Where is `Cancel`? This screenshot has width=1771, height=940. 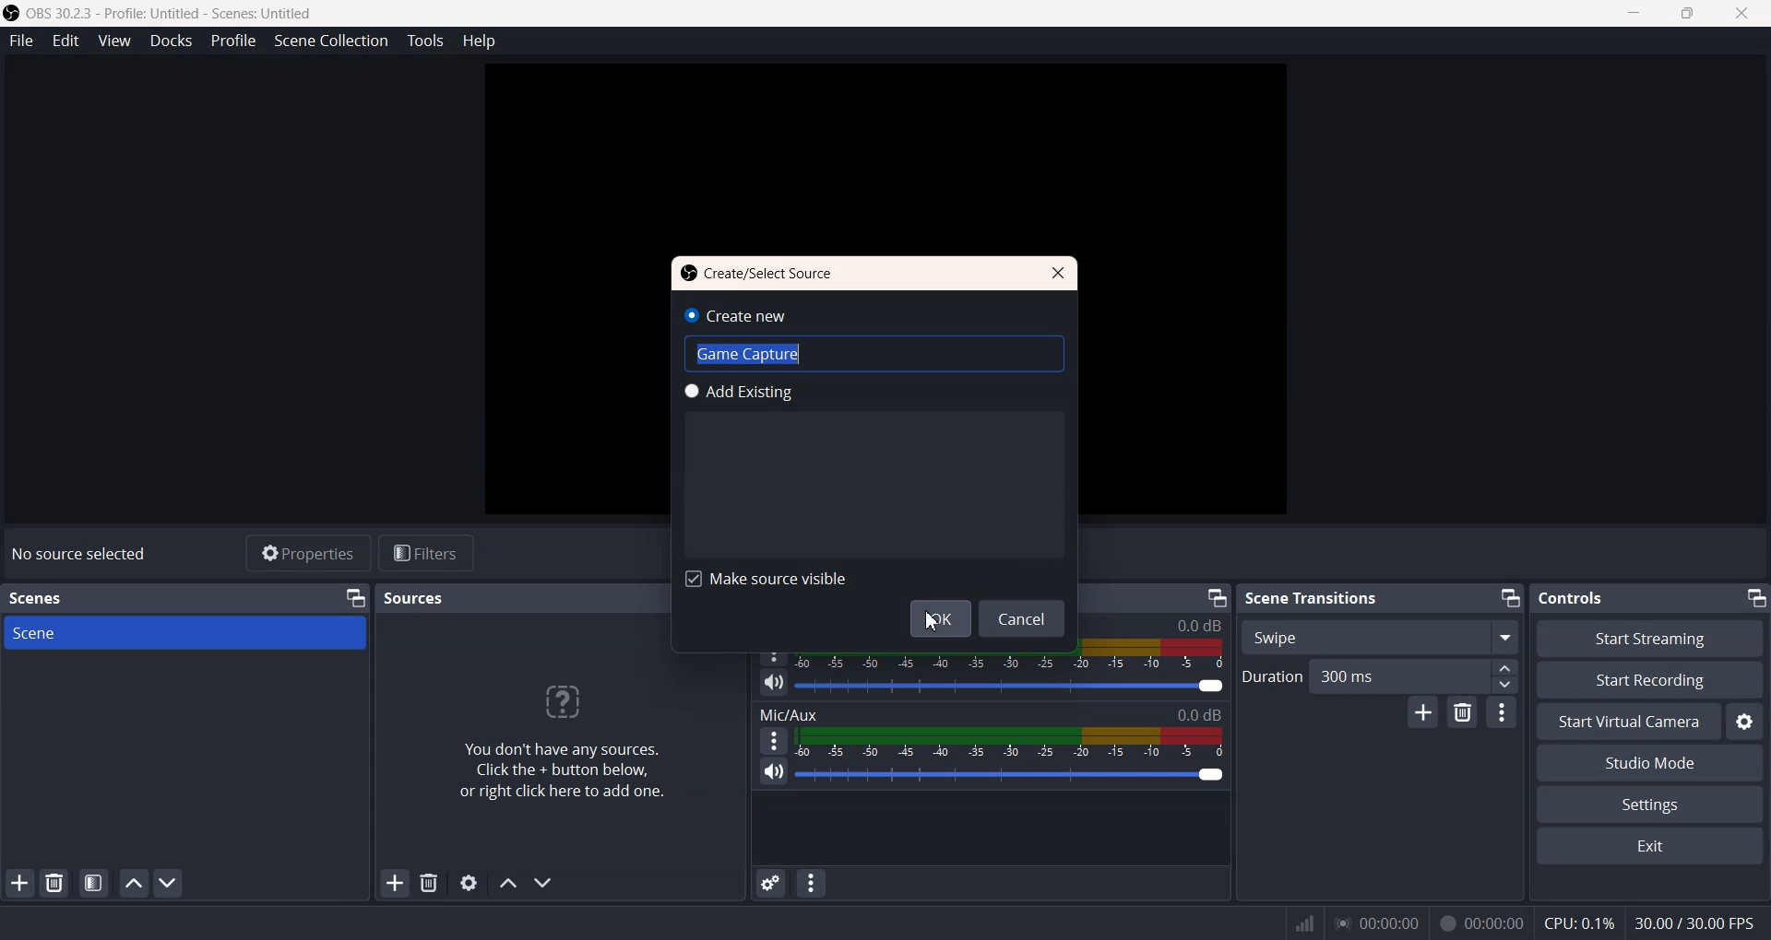 Cancel is located at coordinates (1025, 617).